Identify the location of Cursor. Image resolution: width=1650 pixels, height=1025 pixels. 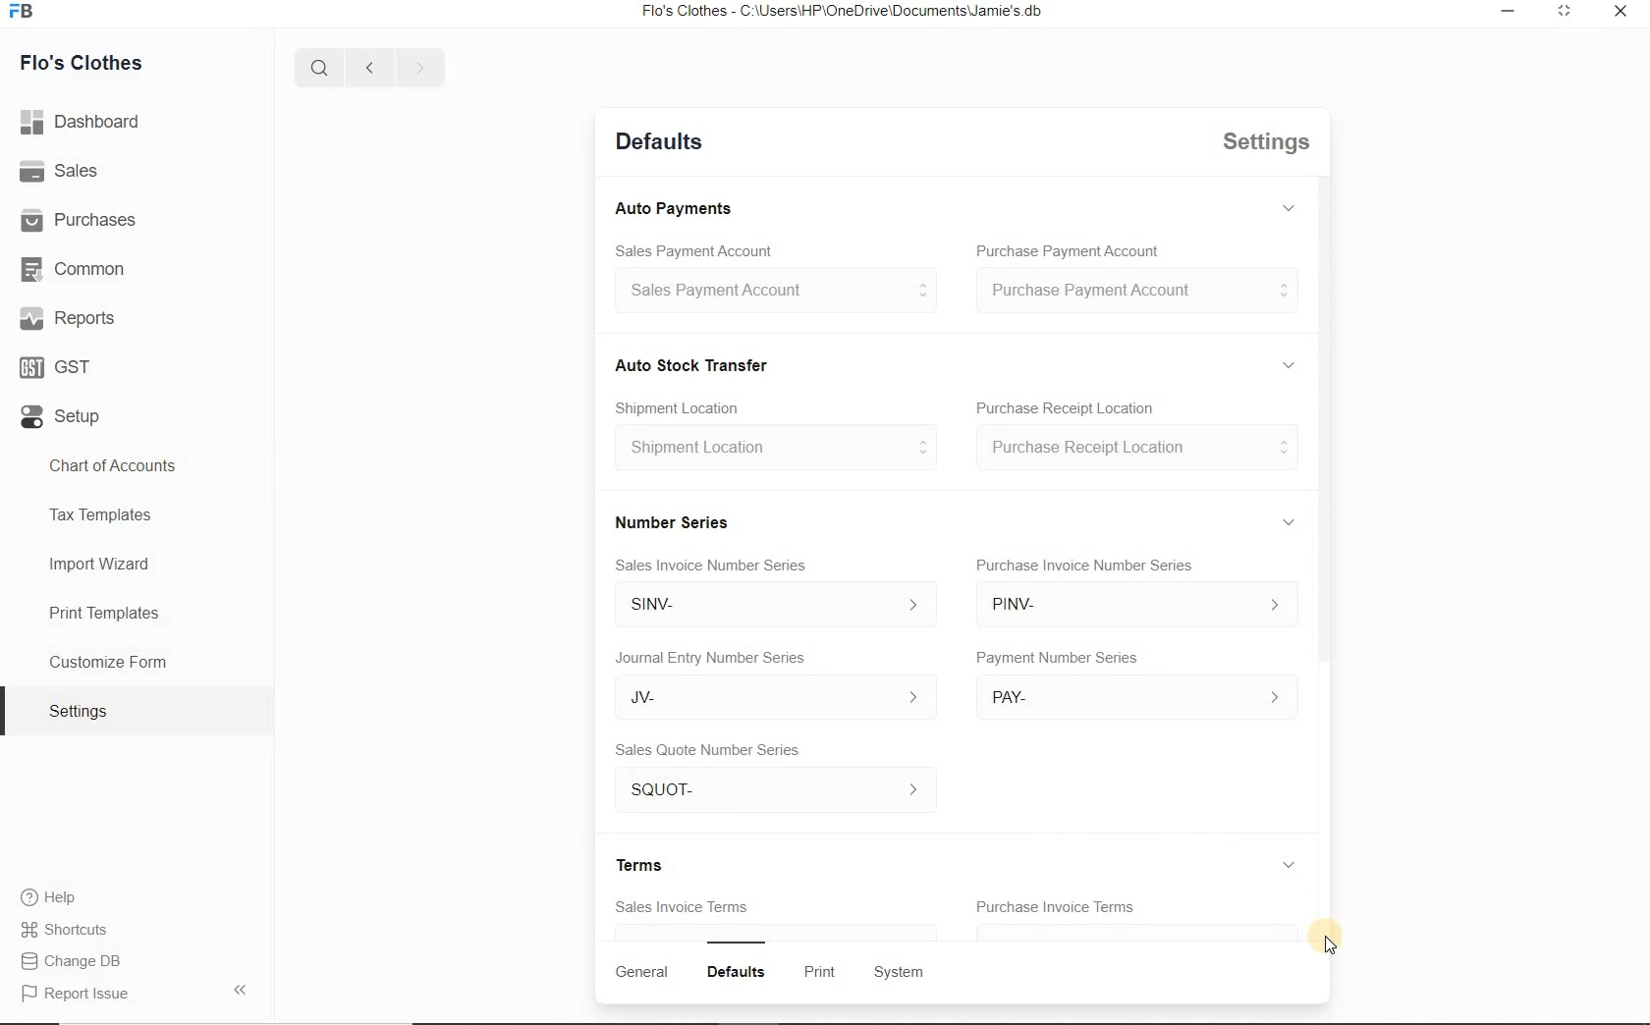
(1324, 938).